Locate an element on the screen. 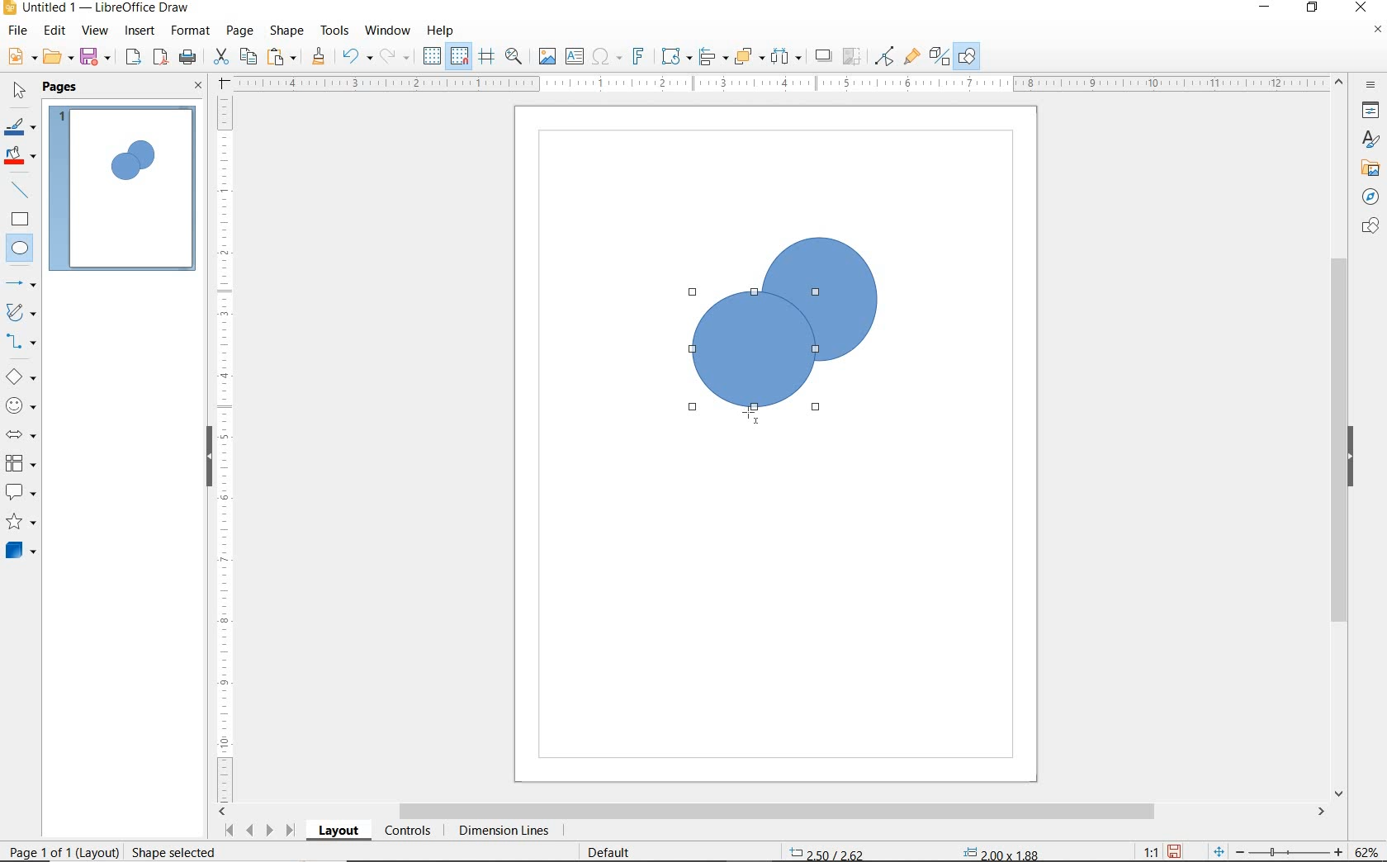 The width and height of the screenshot is (1387, 862). CALLOUT SHAPES is located at coordinates (20, 493).